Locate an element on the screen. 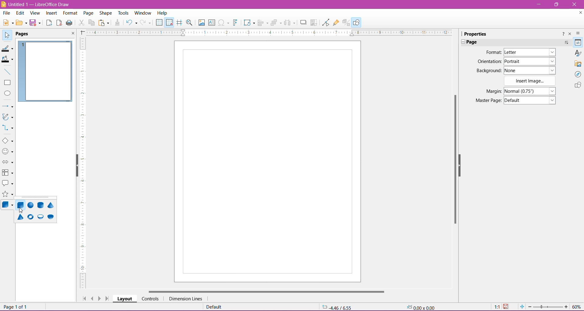 The height and width of the screenshot is (311, 584). Ruler is located at coordinates (82, 163).